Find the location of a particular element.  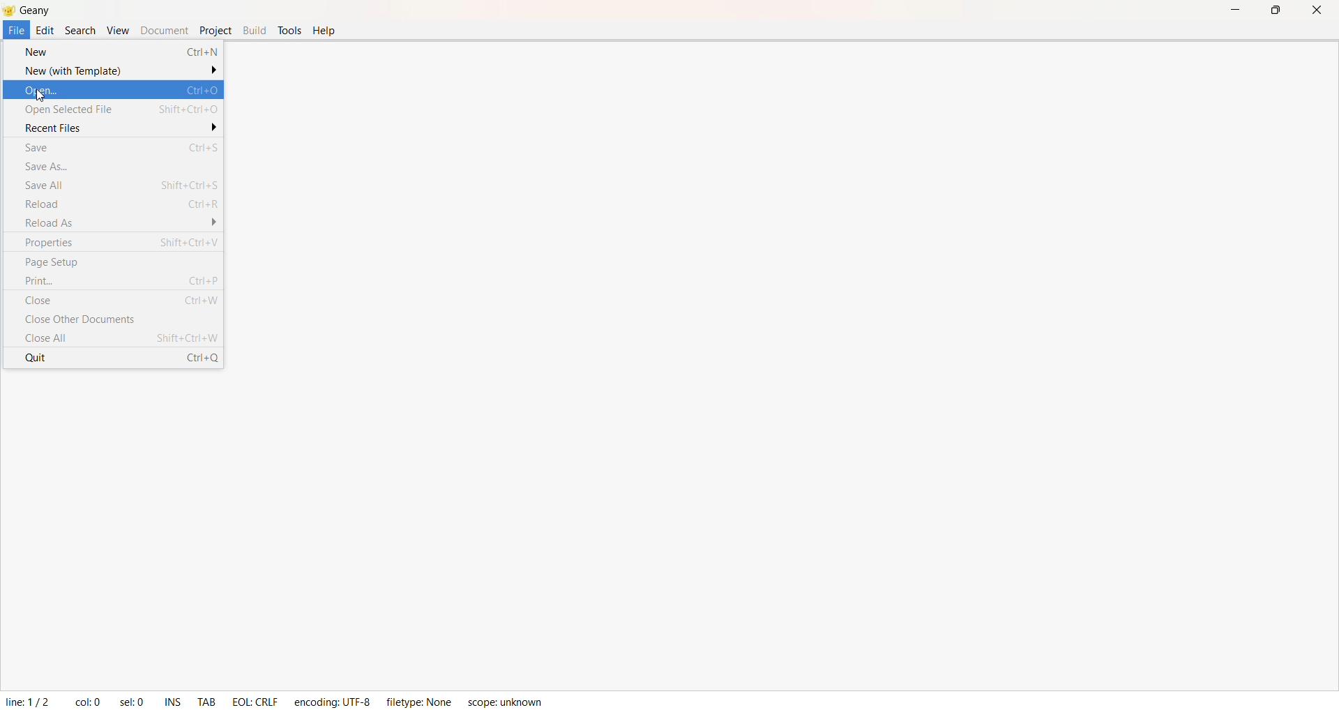

Edit is located at coordinates (45, 31).